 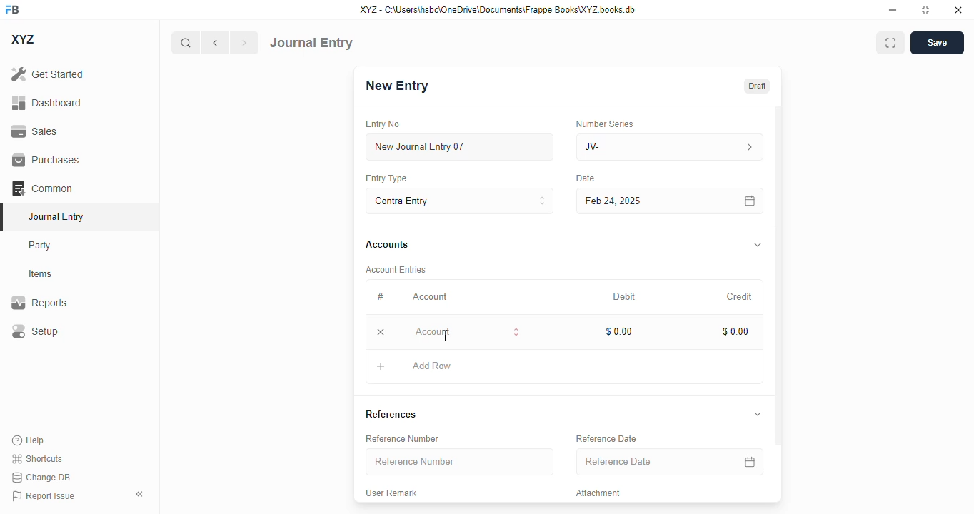 I want to click on setup, so click(x=35, y=331).